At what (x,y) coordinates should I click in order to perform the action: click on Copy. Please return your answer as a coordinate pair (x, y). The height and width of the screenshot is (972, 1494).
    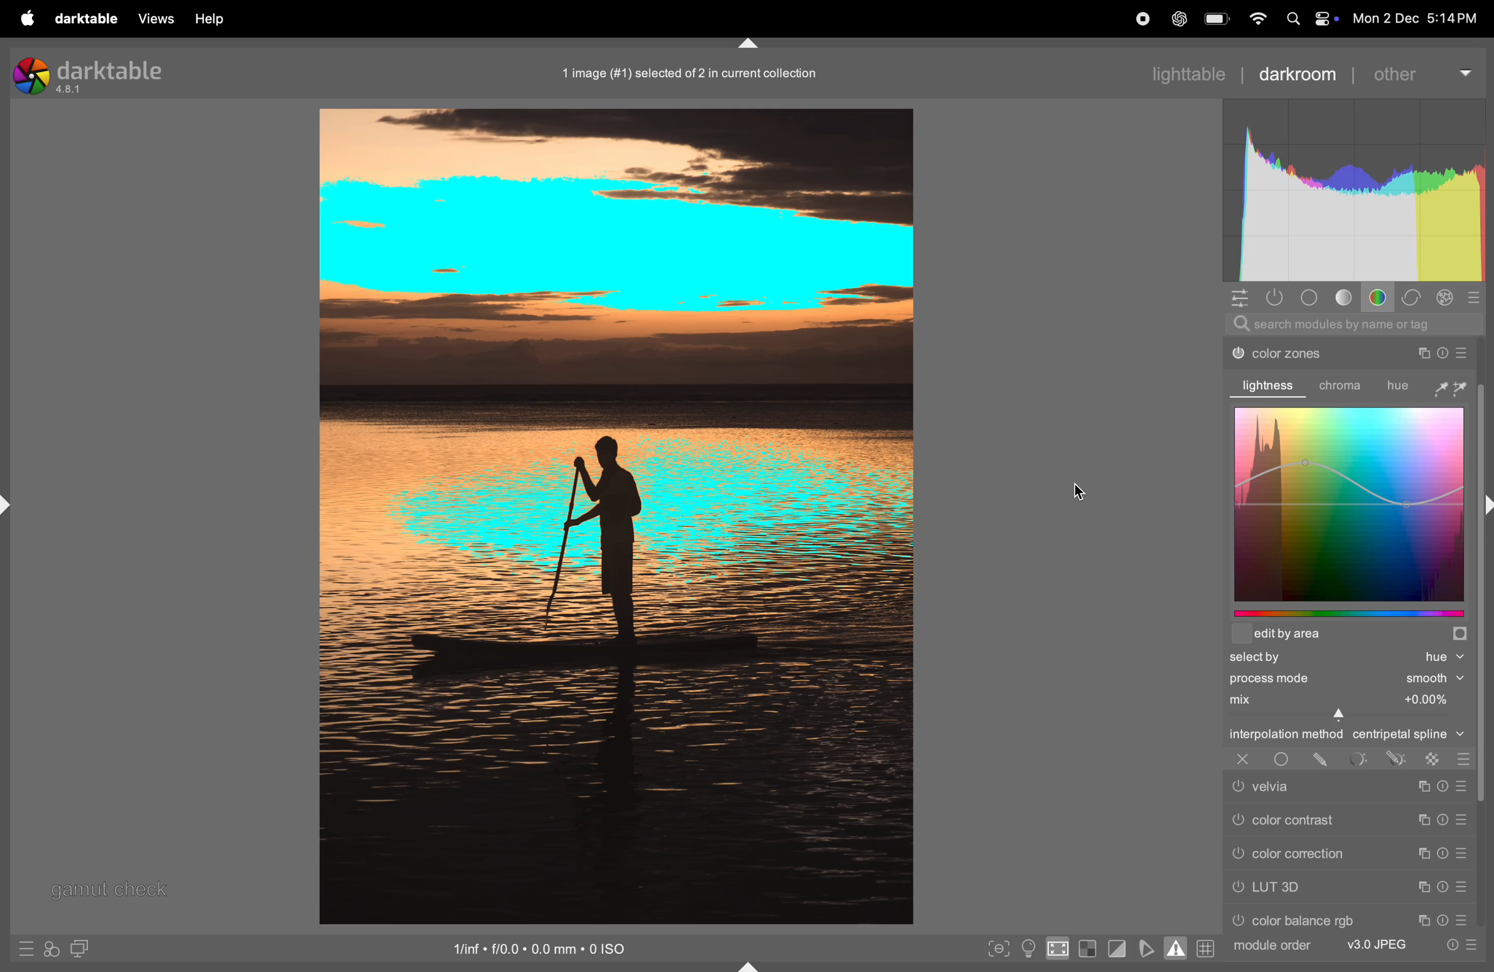
    Looking at the image, I should click on (1419, 353).